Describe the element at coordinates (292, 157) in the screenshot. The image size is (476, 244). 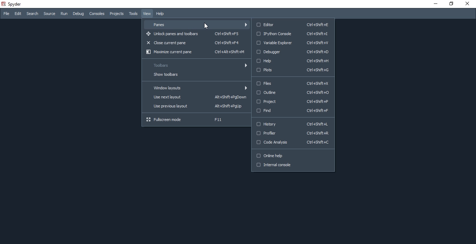
I see `Online help` at that location.